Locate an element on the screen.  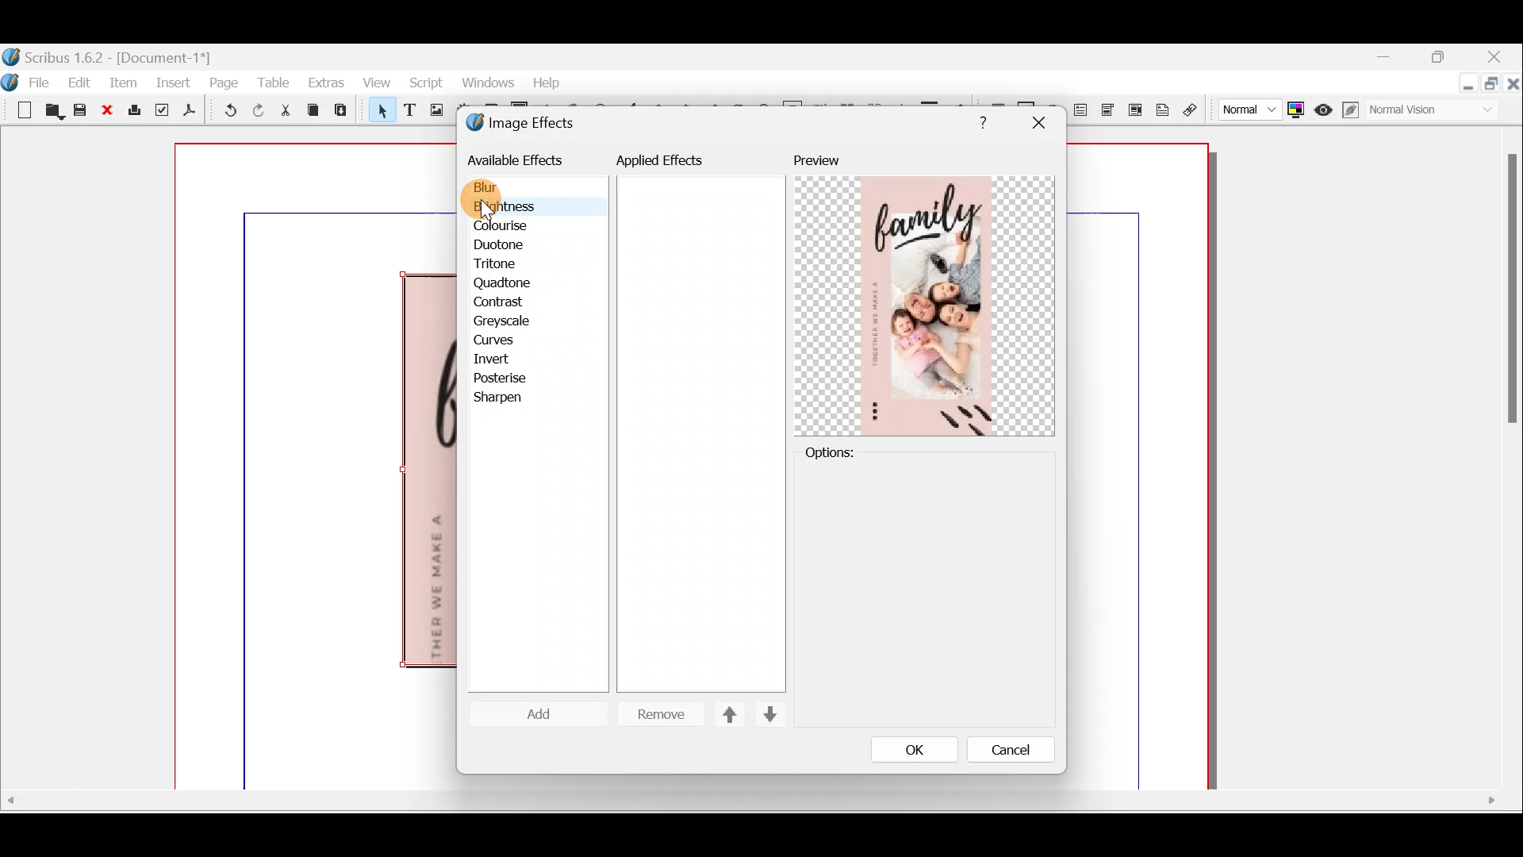
PDF text field is located at coordinates (1081, 110).